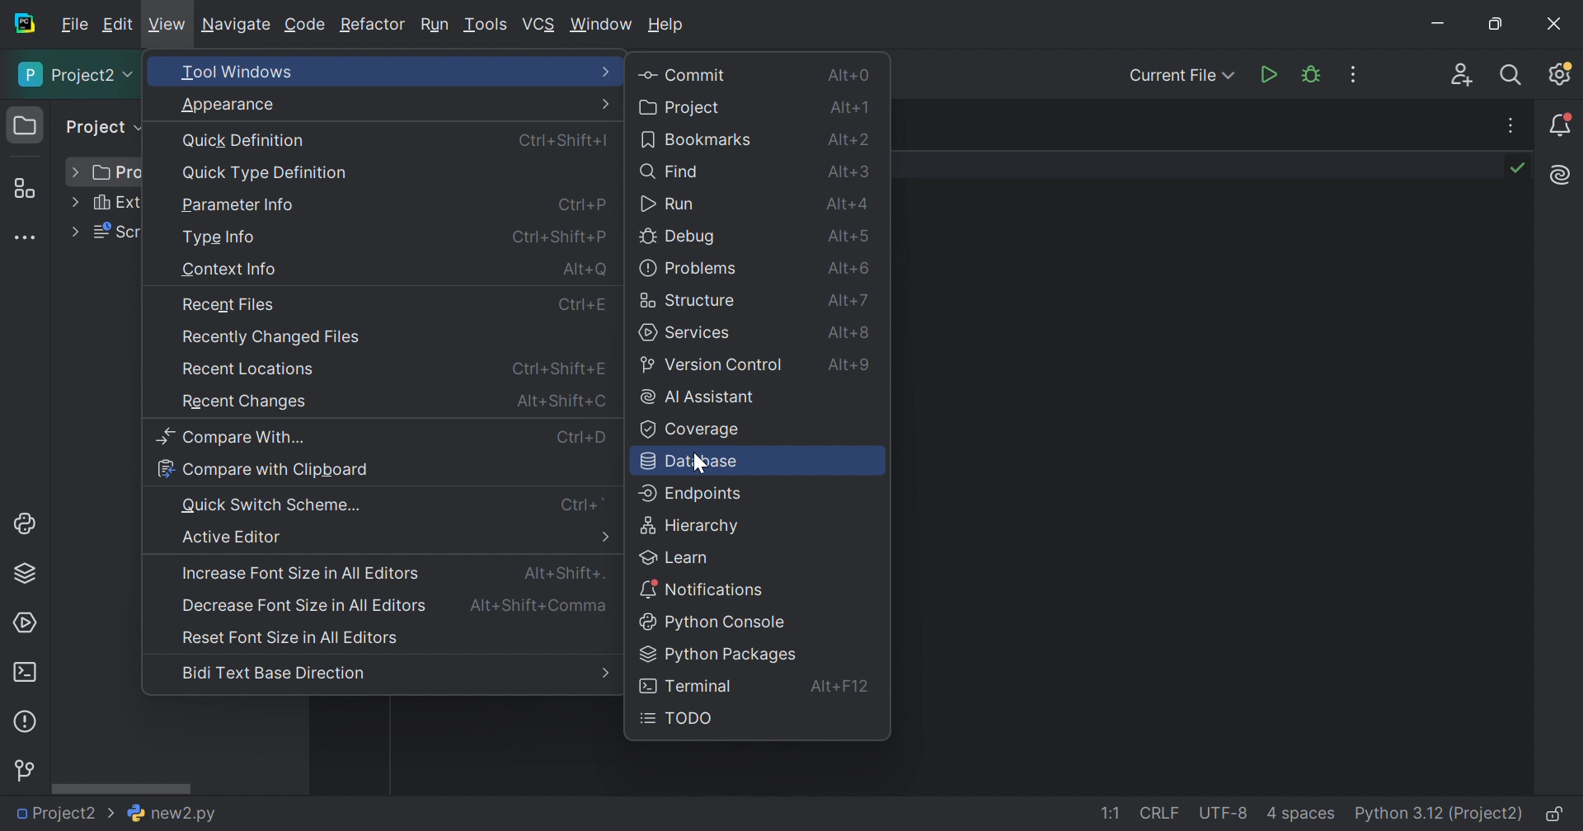 The height and width of the screenshot is (831, 1583). I want to click on Python 3.12 (Project), so click(1440, 813).